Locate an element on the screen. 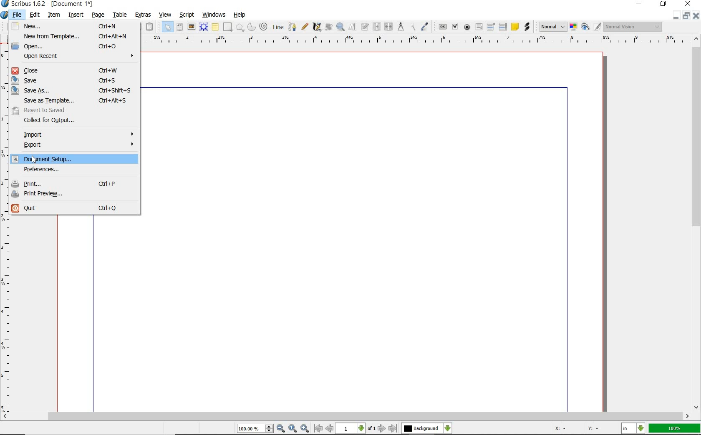 Image resolution: width=701 pixels, height=435 pixels. SAVE AS is located at coordinates (73, 90).